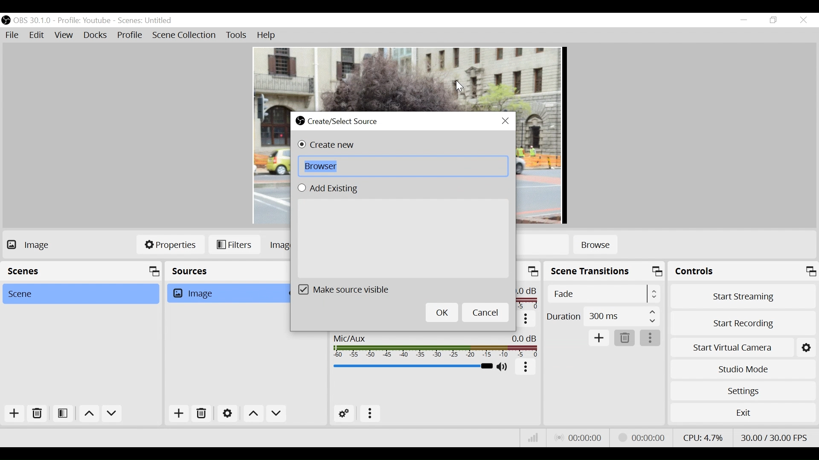  Describe the element at coordinates (743, 297) in the screenshot. I see `Start Streaming` at that location.